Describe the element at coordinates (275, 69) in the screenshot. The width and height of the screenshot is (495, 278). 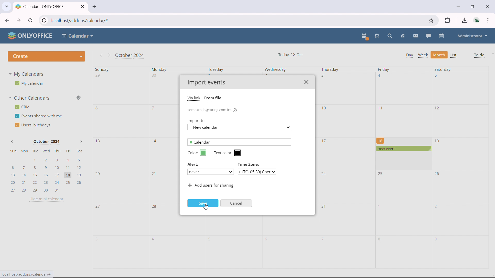
I see `Wednesday` at that location.